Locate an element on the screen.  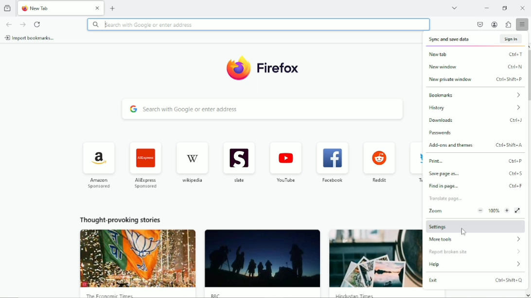
Wikipedia is located at coordinates (193, 161).